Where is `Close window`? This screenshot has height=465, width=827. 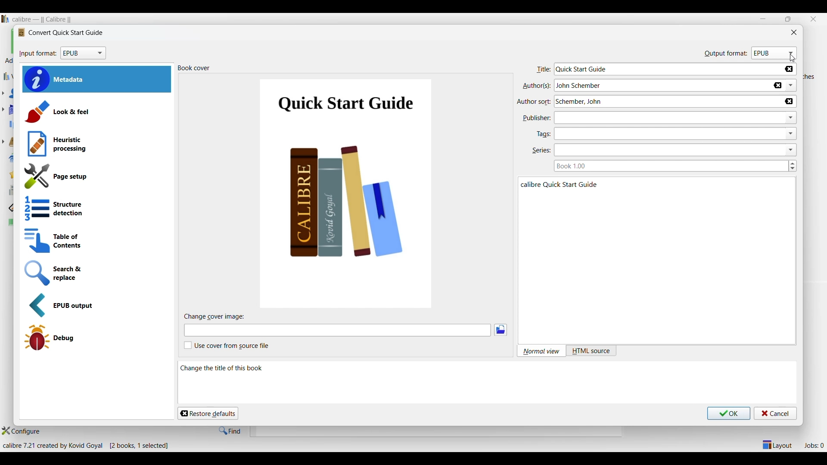 Close window is located at coordinates (794, 32).